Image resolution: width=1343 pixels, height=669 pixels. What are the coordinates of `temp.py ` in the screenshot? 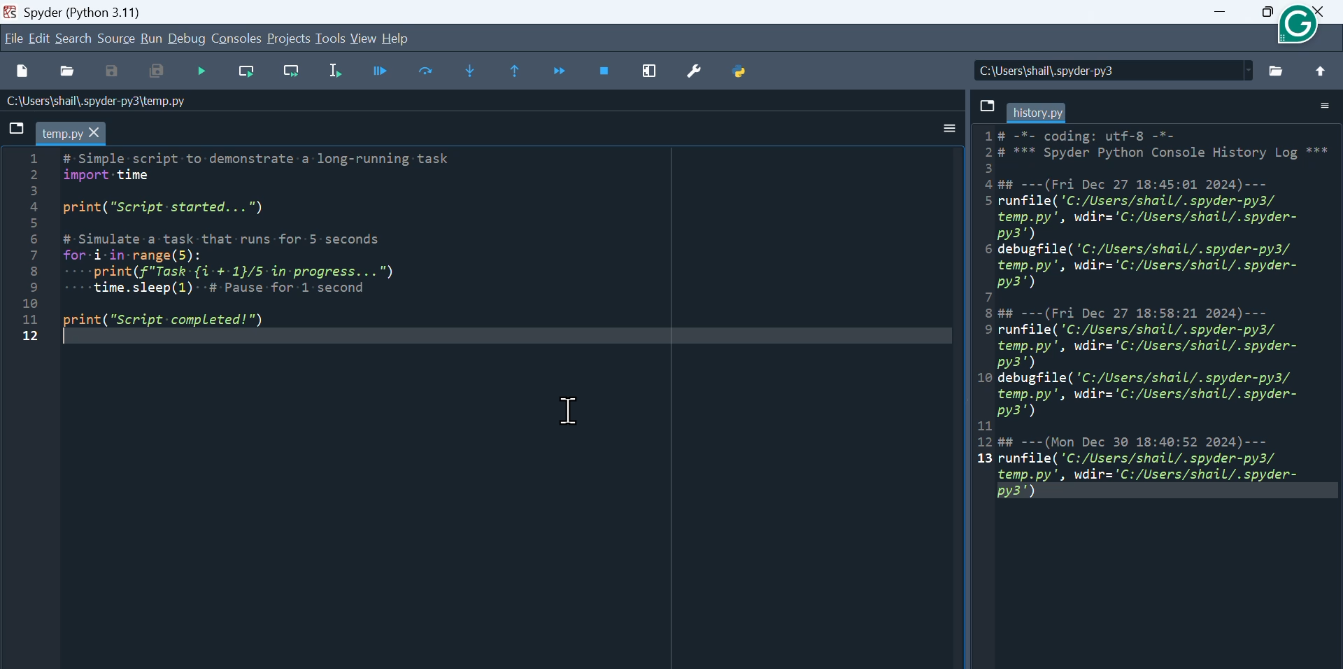 It's located at (76, 133).